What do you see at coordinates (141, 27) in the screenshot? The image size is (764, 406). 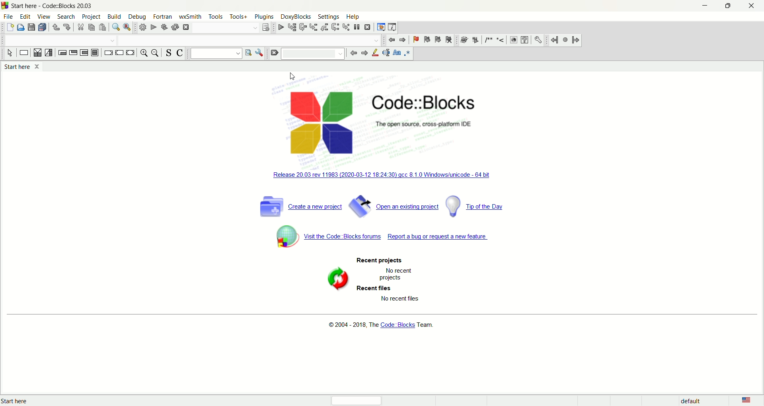 I see `build` at bounding box center [141, 27].